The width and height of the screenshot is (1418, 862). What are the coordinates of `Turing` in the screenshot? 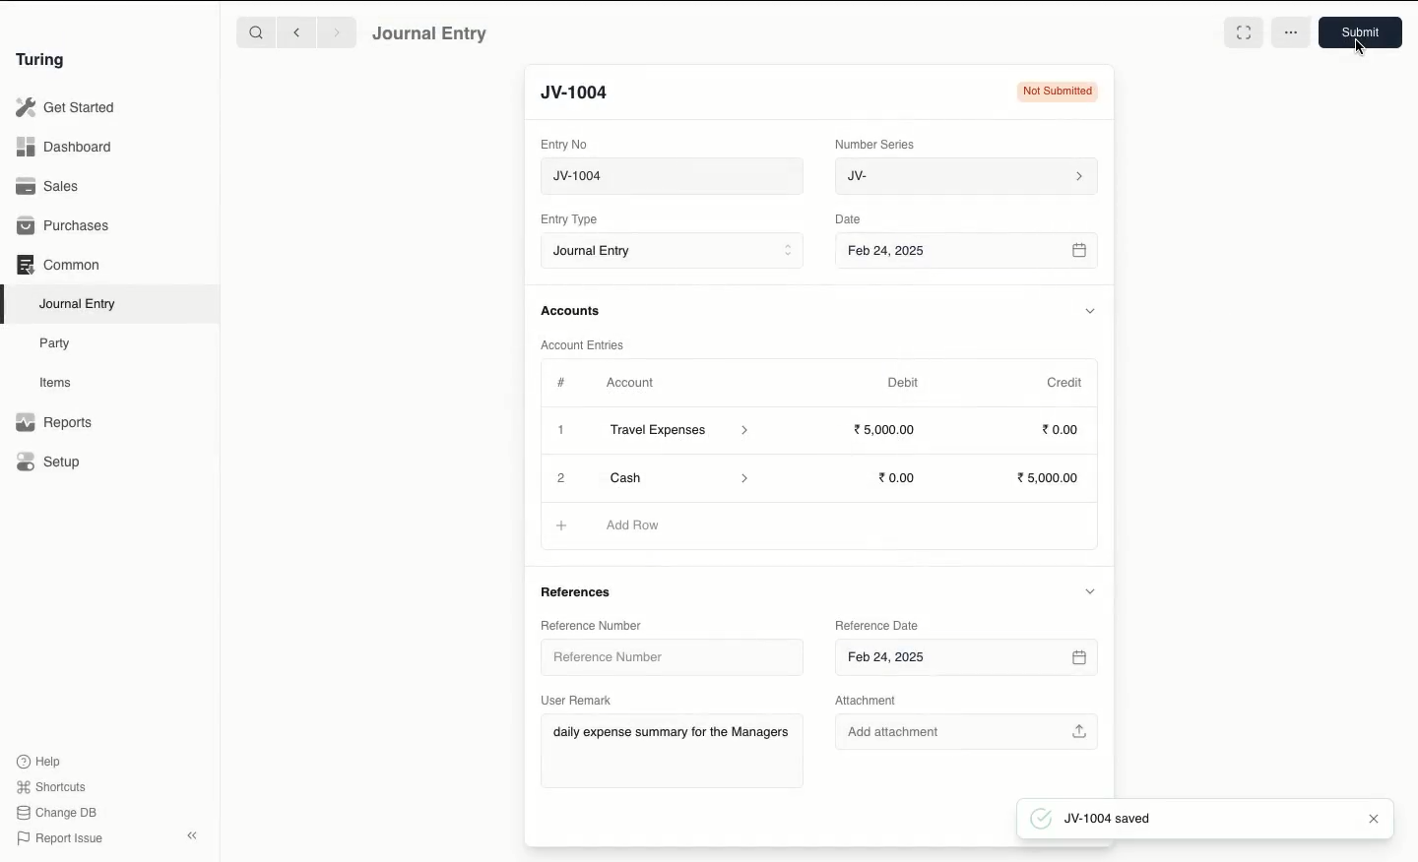 It's located at (44, 61).